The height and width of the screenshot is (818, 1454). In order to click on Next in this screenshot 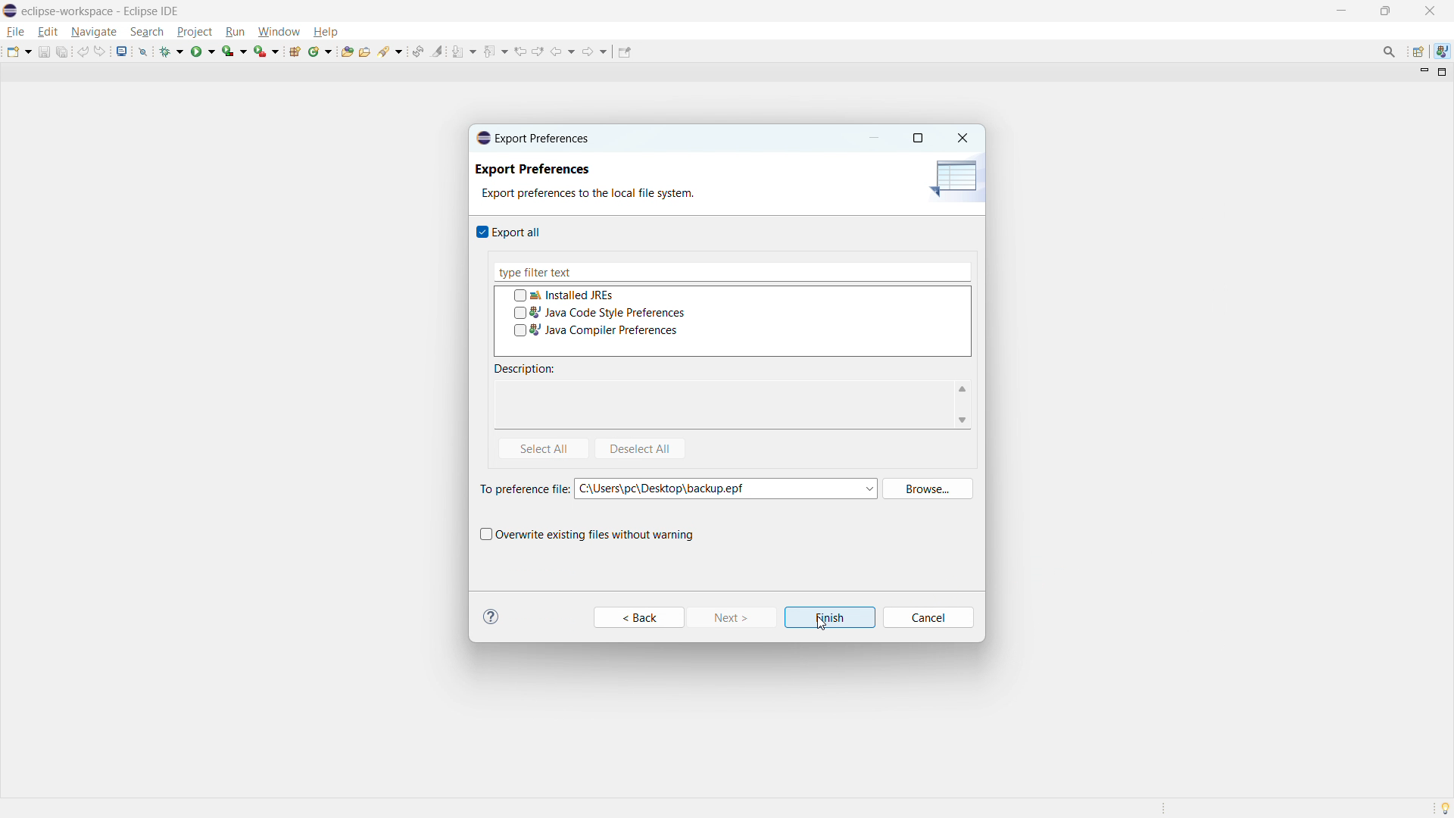, I will do `click(736, 620)`.